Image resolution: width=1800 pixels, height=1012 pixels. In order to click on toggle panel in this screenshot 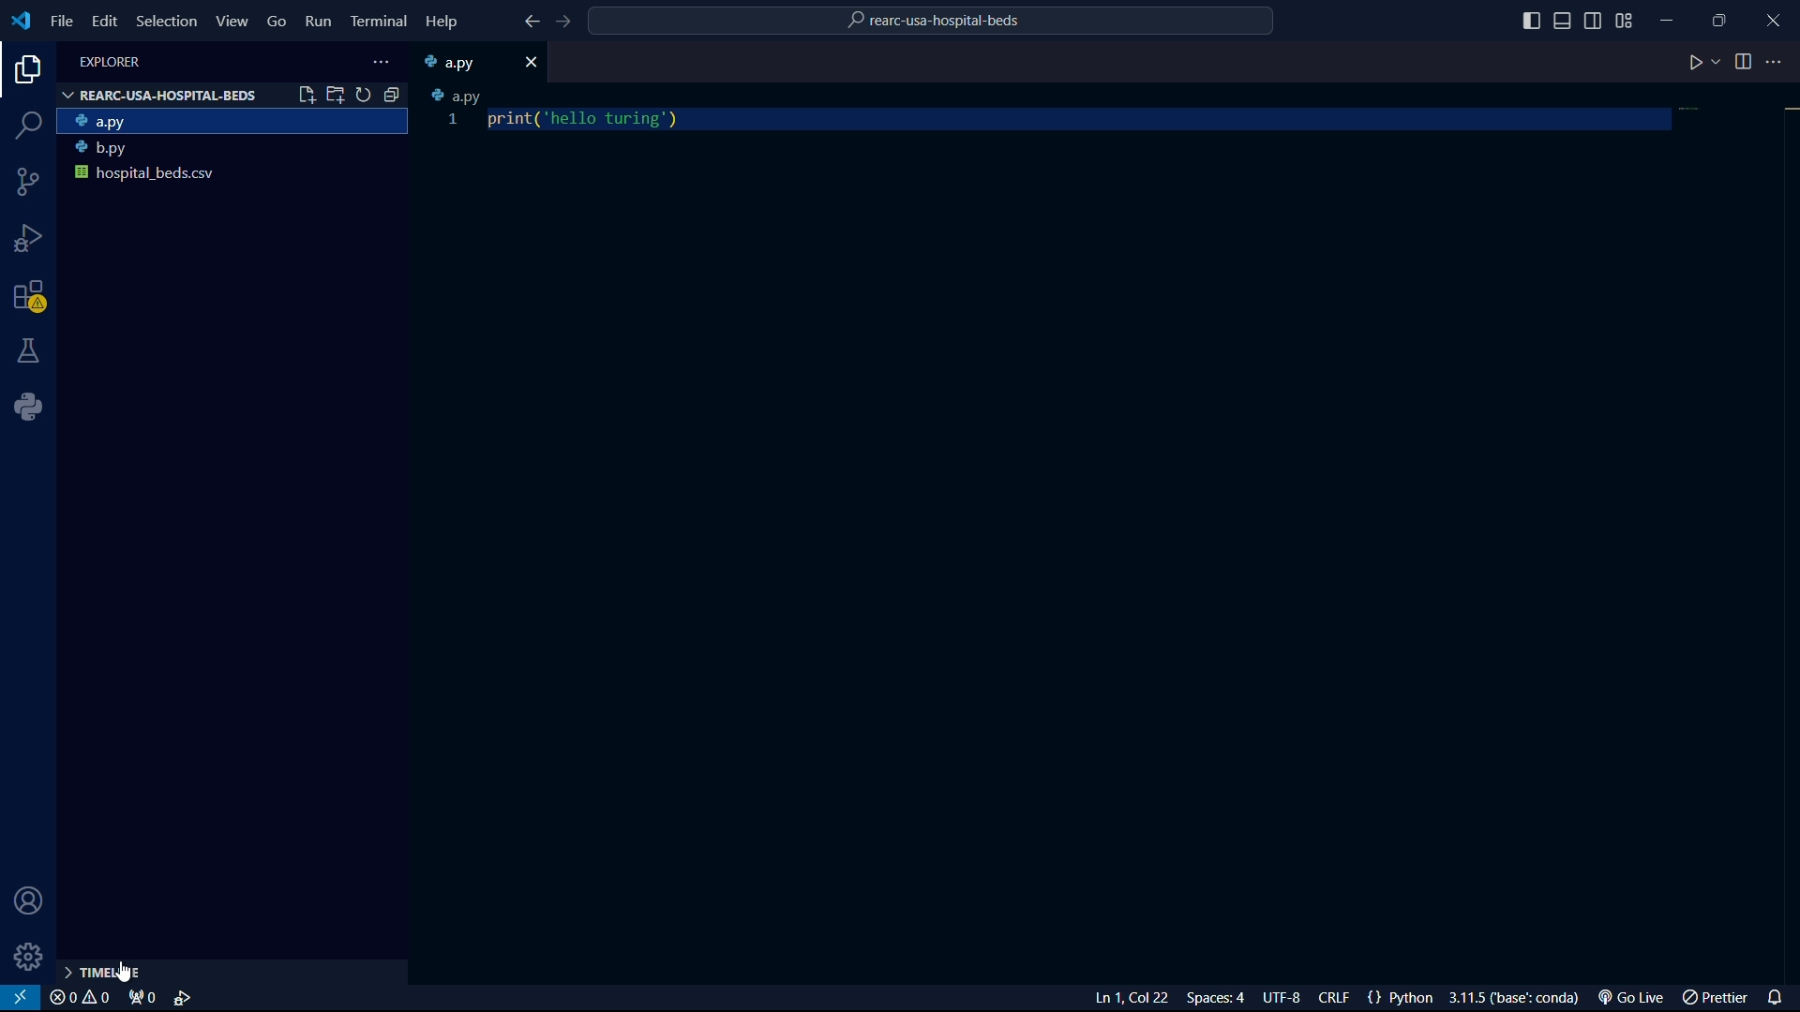, I will do `click(1565, 21)`.